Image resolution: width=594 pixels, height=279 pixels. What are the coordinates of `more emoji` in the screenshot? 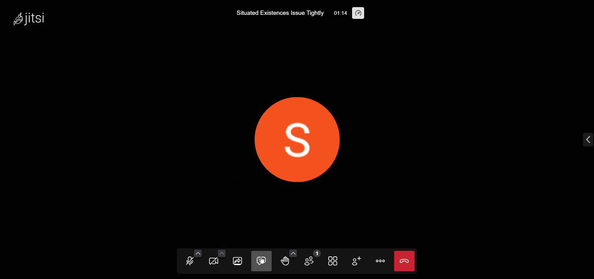 It's located at (293, 252).